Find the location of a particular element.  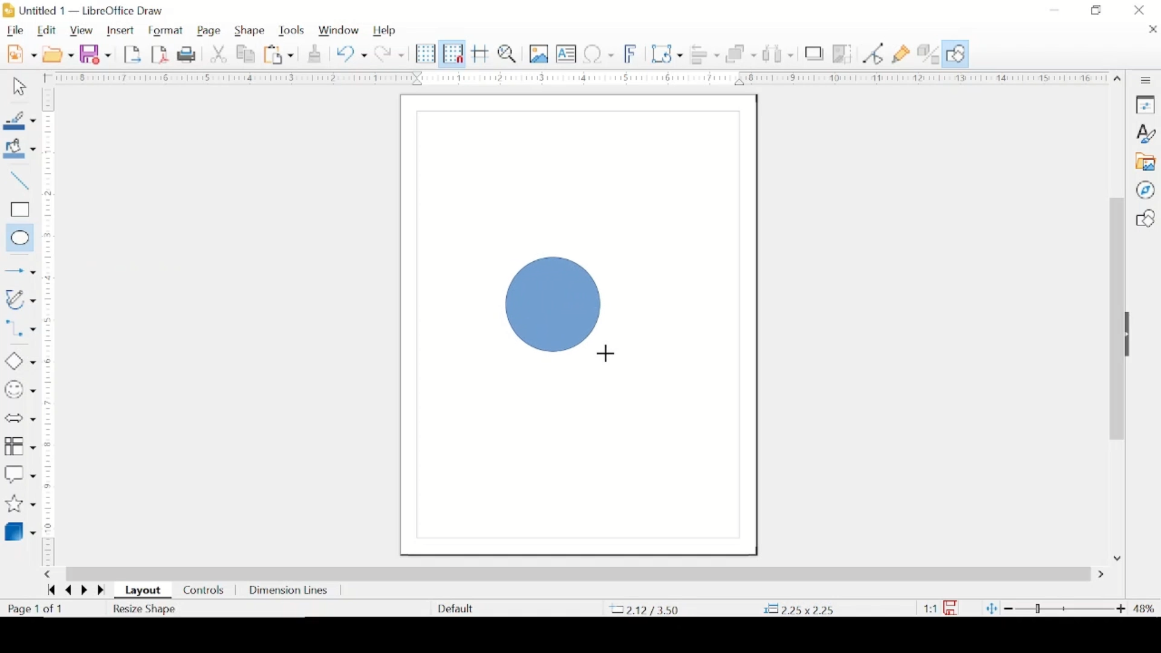

insert fontwork text is located at coordinates (631, 54).